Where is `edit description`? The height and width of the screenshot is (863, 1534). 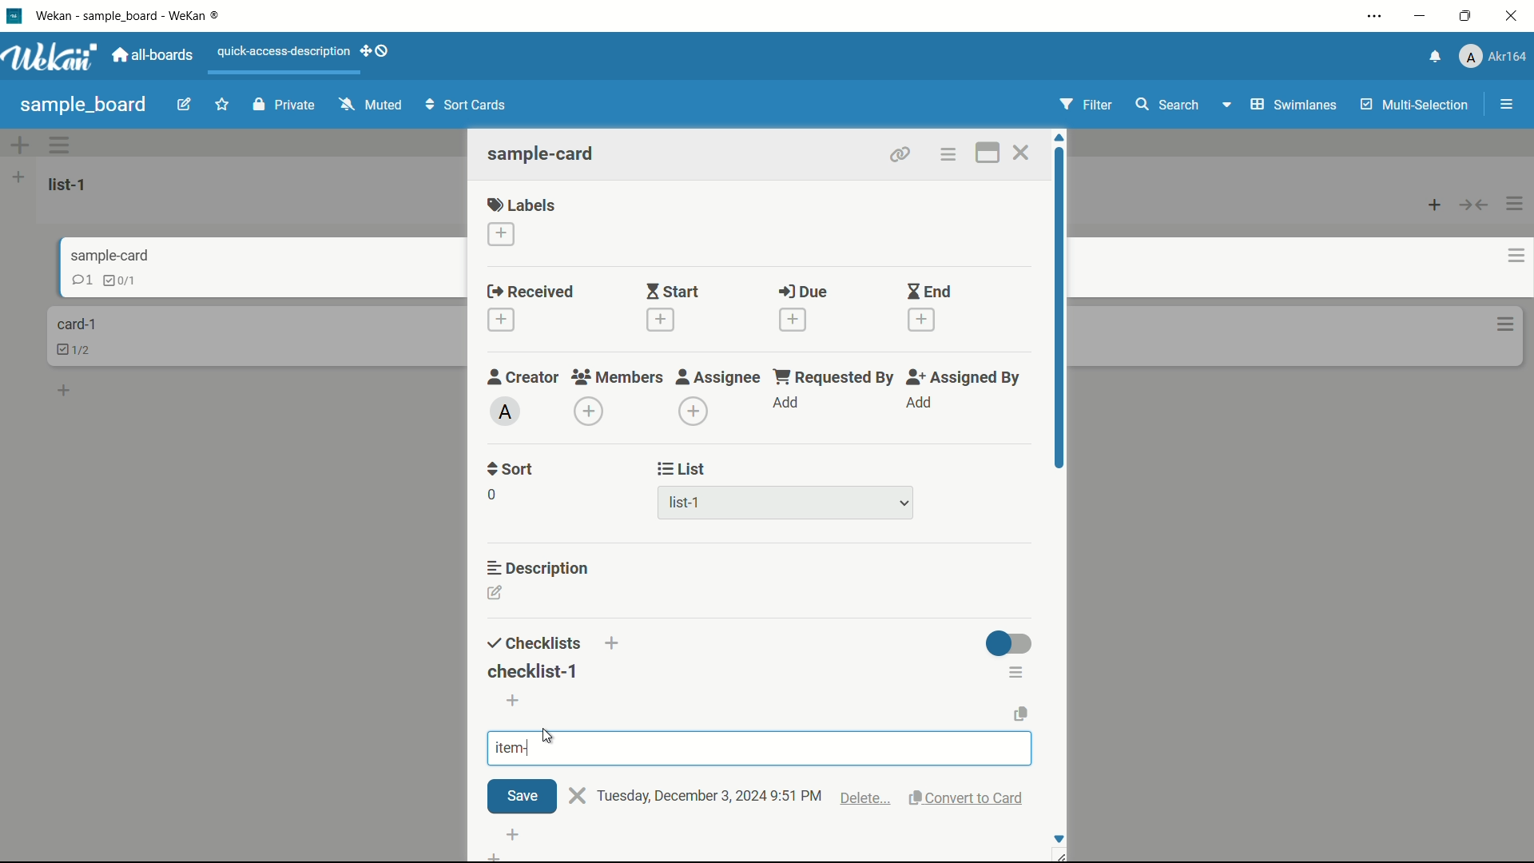 edit description is located at coordinates (496, 592).